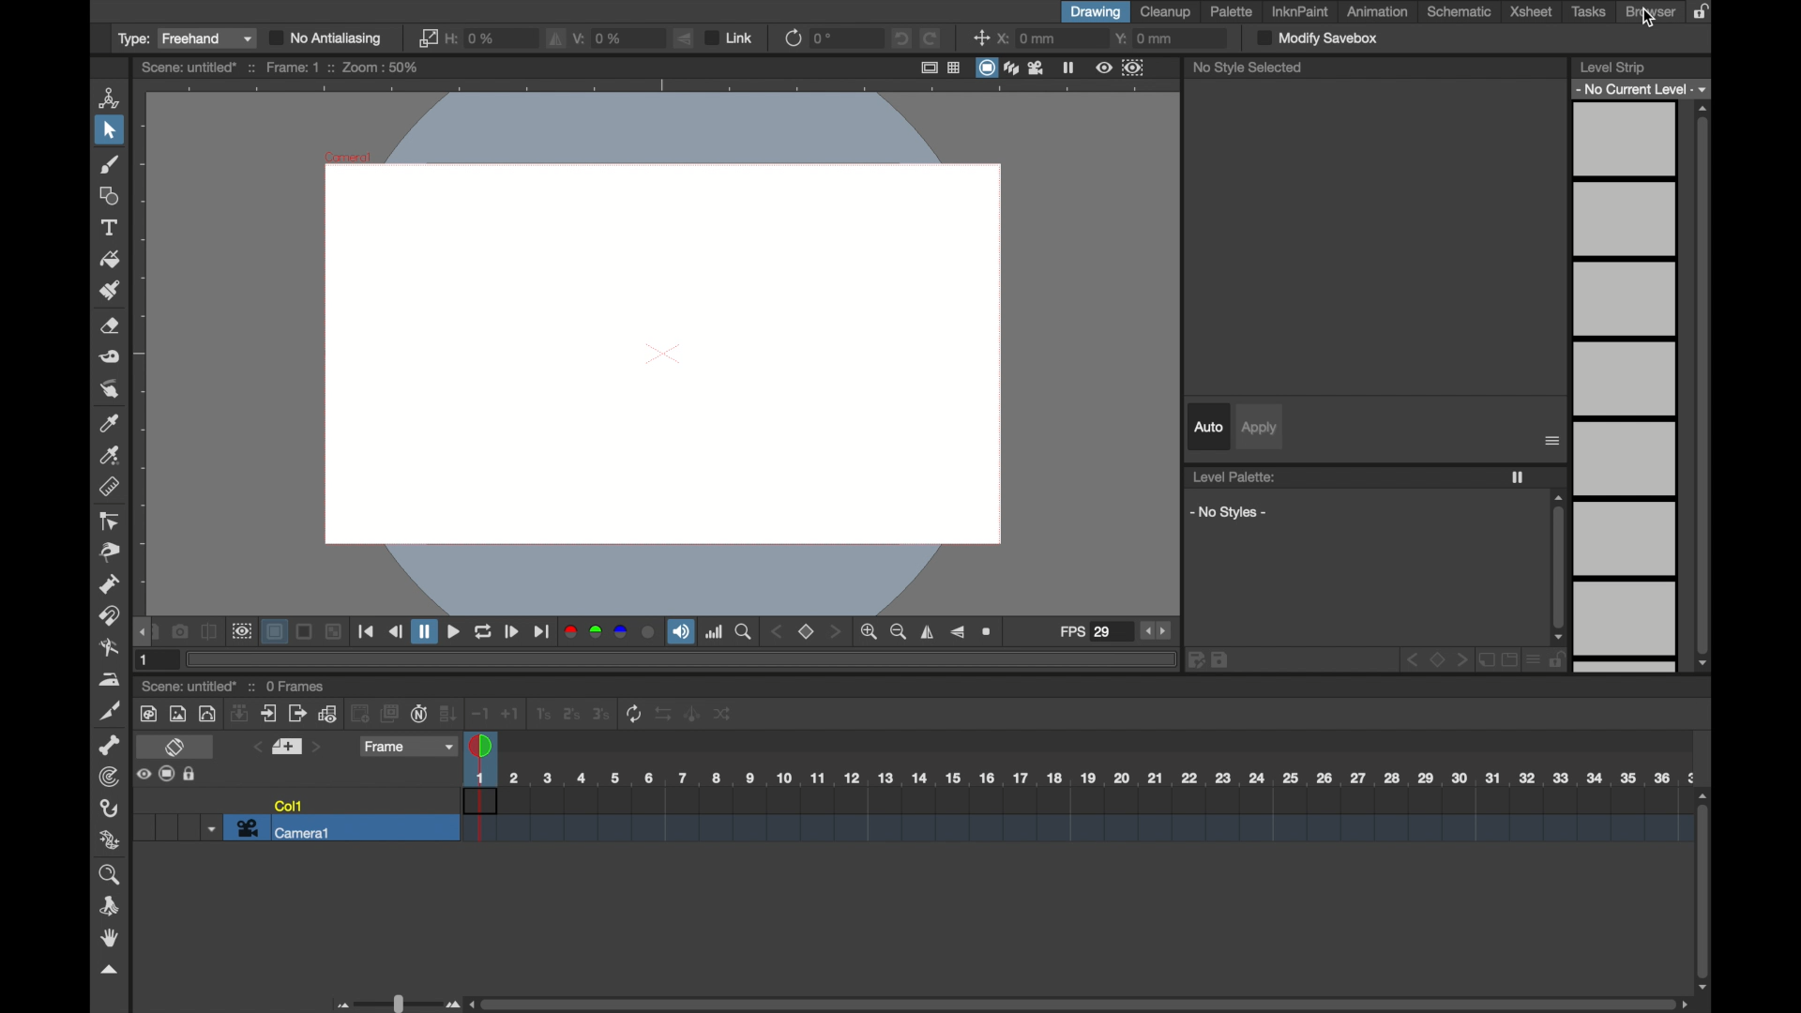  What do you see at coordinates (150, 714) in the screenshot?
I see `paint` at bounding box center [150, 714].